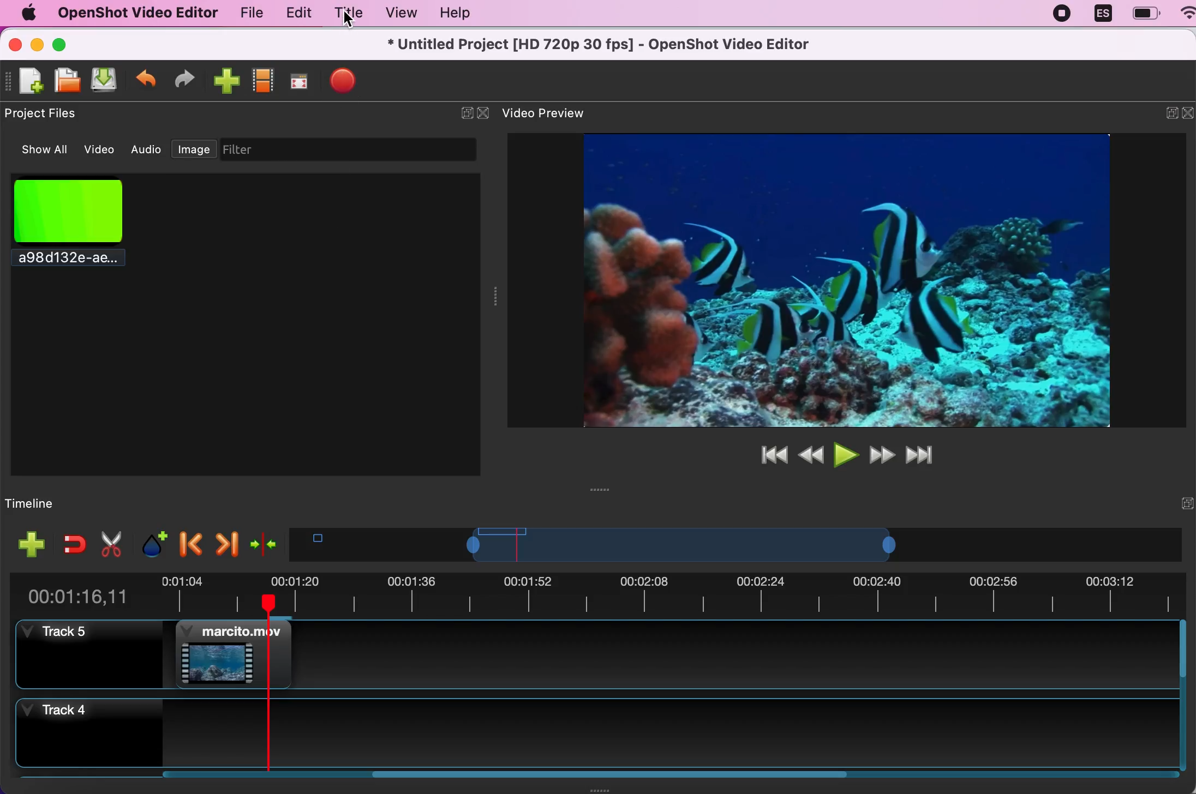 The image size is (1196, 794). I want to click on openshot video editor, so click(137, 14).